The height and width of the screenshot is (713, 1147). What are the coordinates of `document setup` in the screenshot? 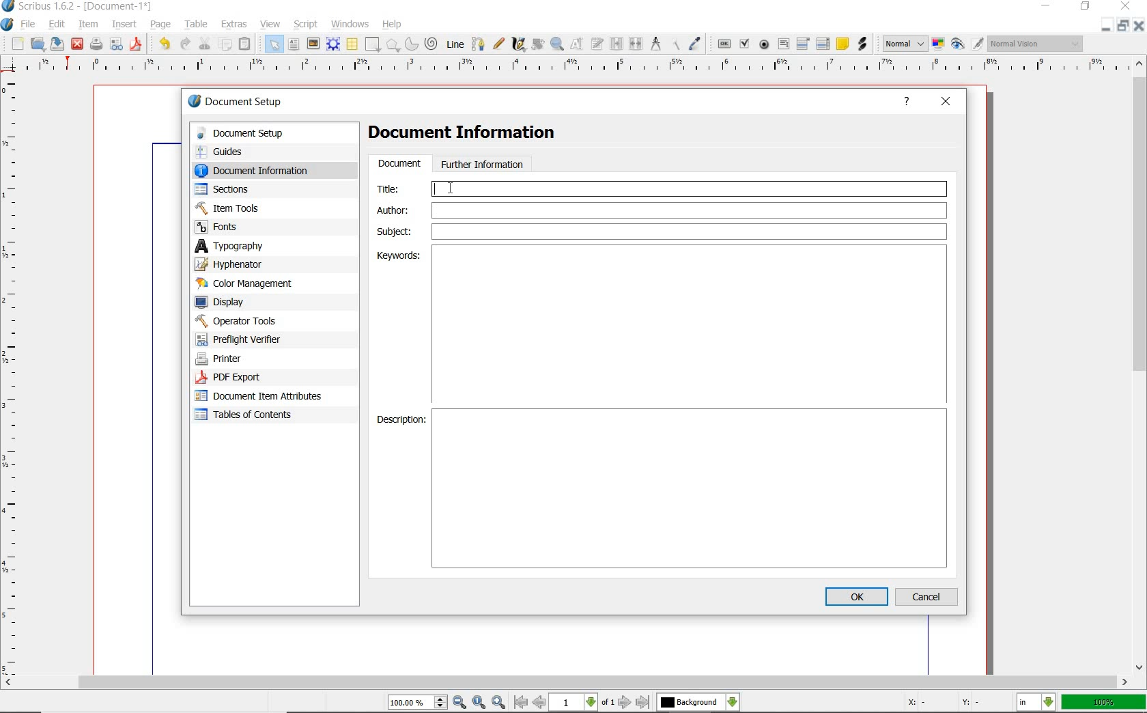 It's located at (236, 101).